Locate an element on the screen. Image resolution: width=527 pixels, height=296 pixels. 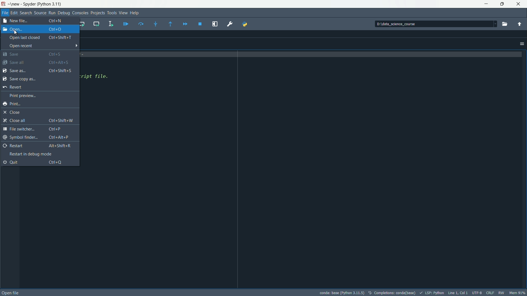
run selection or current line is located at coordinates (112, 23).